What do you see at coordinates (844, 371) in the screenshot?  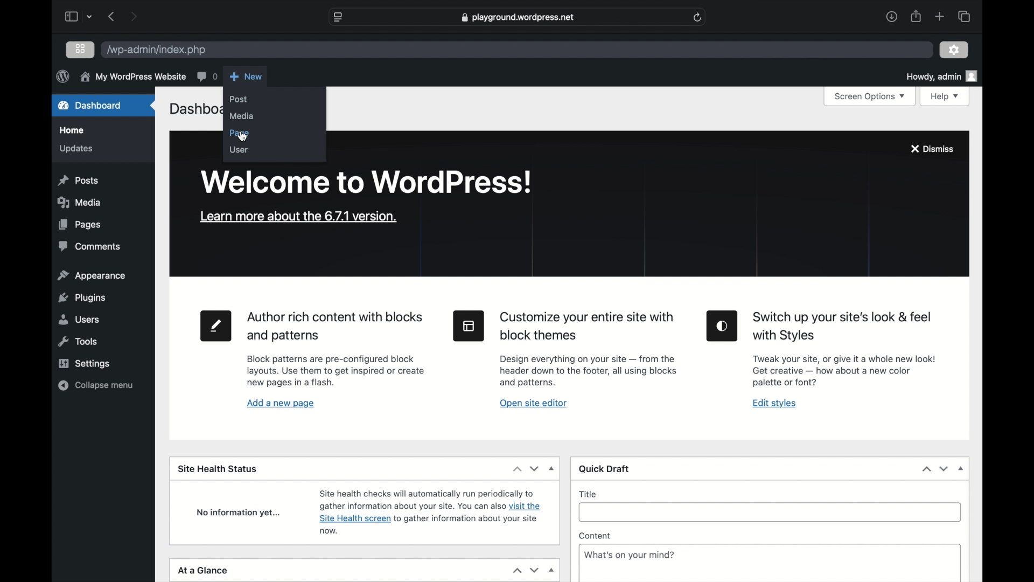 I see `edit style tool information` at bounding box center [844, 371].